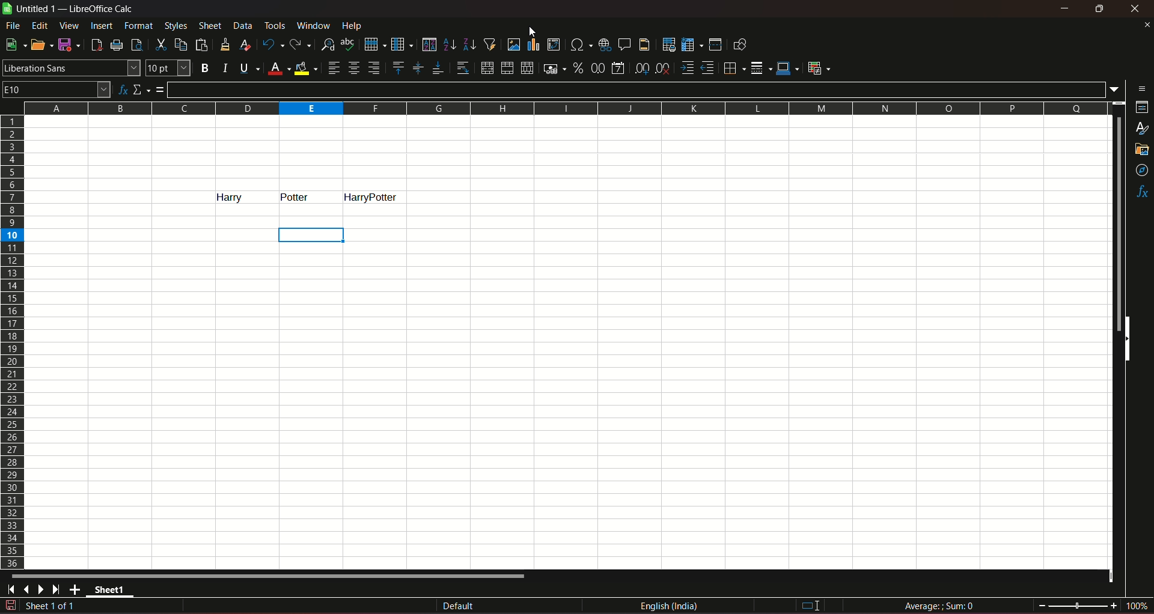 The image size is (1154, 614). I want to click on I beam cursor, so click(811, 606).